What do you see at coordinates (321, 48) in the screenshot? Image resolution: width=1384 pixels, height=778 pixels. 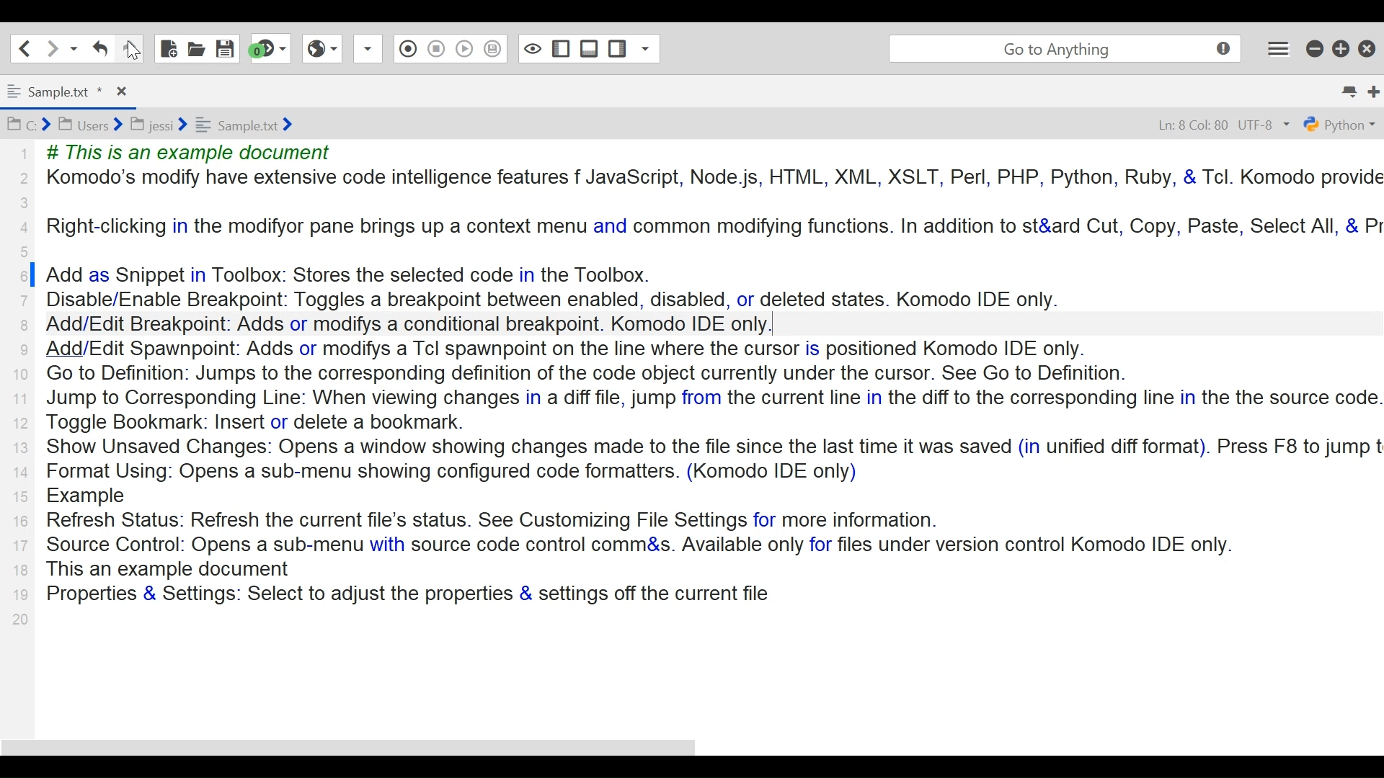 I see `View in Browser` at bounding box center [321, 48].